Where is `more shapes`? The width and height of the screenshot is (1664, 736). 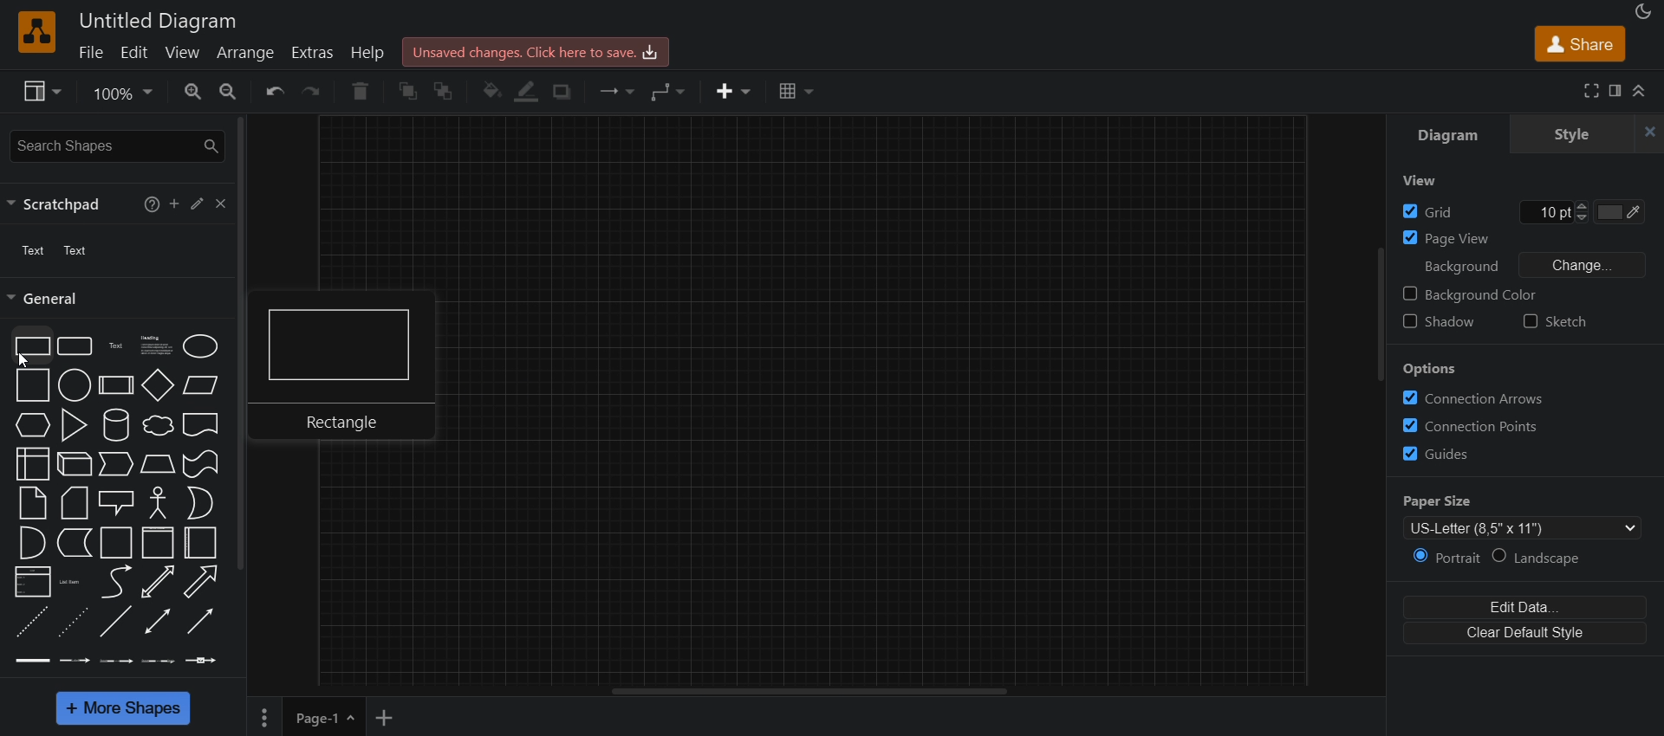
more shapes is located at coordinates (121, 707).